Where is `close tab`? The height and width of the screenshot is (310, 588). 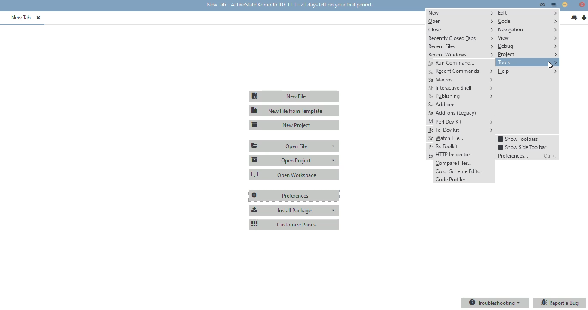 close tab is located at coordinates (38, 18).